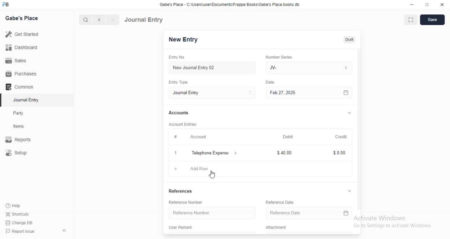  I want to click on ‘Reference Date, so click(277, 202).